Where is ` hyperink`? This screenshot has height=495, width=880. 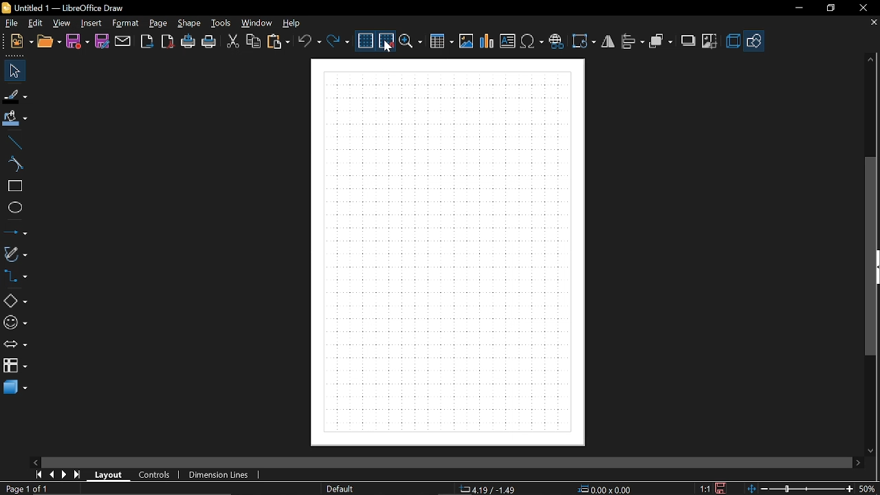
 hyperink is located at coordinates (556, 40).